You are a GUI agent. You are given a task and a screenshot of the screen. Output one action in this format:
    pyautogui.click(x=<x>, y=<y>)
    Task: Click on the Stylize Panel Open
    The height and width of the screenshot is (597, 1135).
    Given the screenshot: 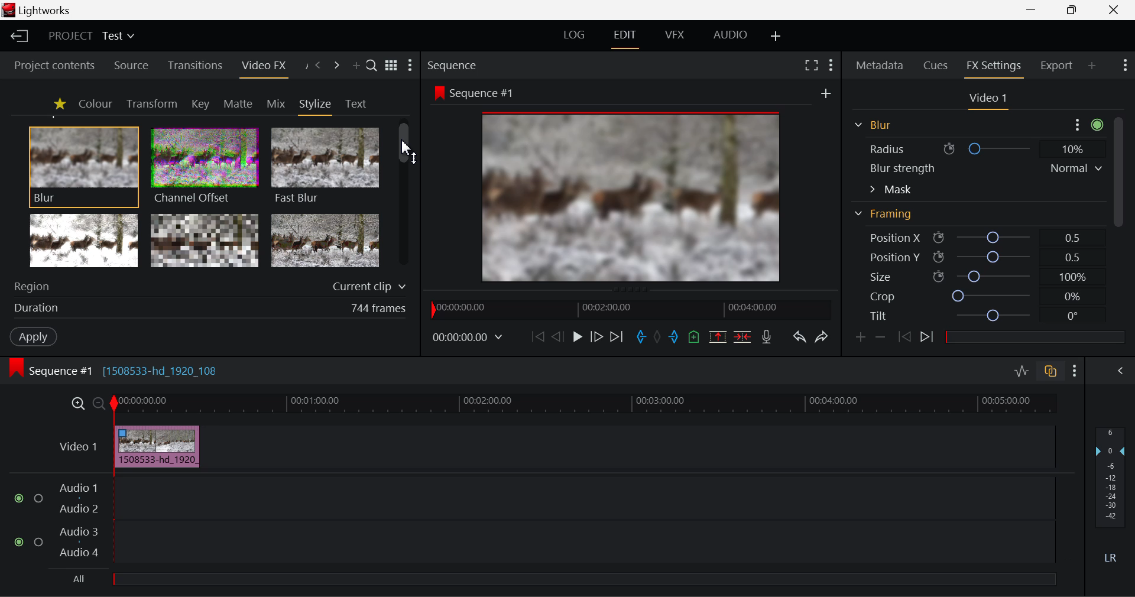 What is the action you would take?
    pyautogui.click(x=316, y=103)
    